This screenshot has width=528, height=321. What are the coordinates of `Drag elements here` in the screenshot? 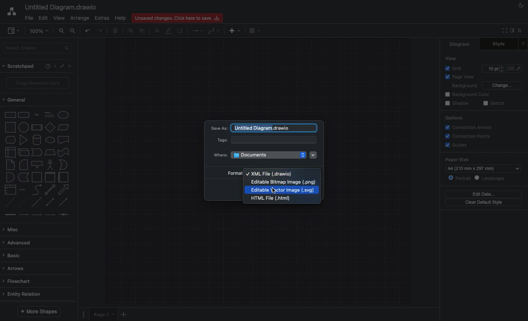 It's located at (36, 84).